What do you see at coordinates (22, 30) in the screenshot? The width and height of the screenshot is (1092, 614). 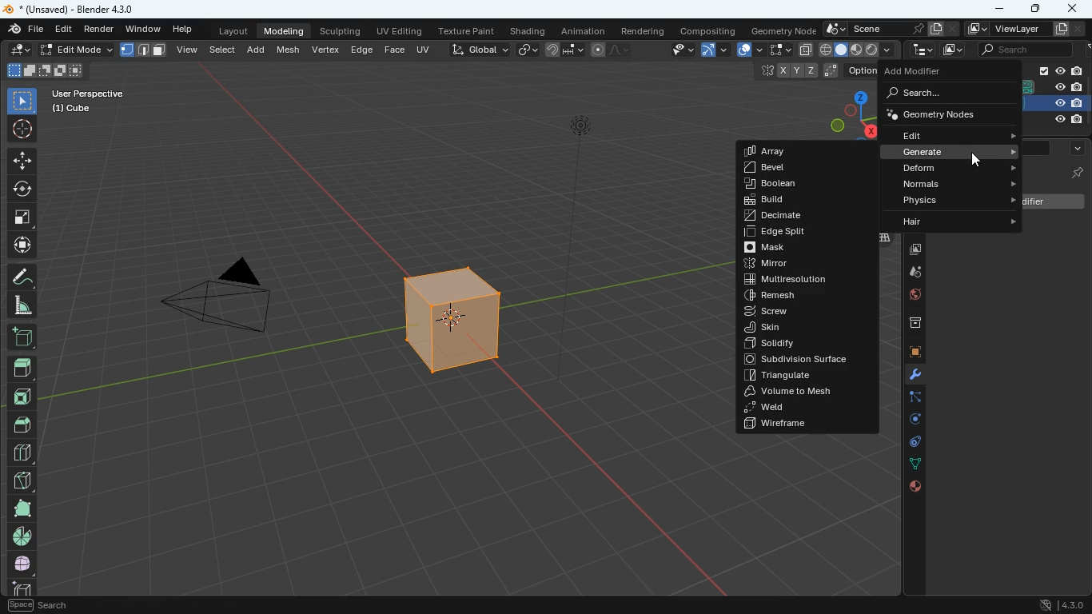 I see `file` at bounding box center [22, 30].